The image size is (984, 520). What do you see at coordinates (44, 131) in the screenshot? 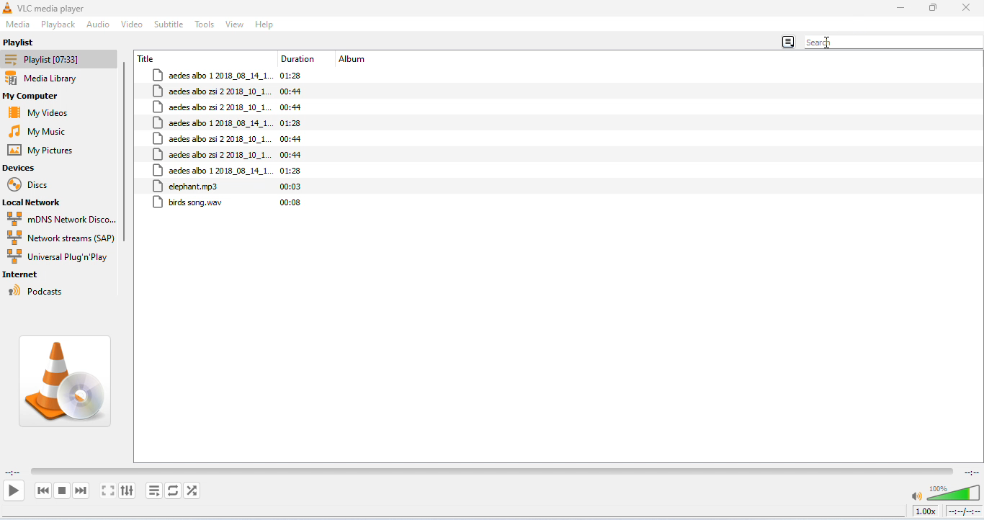
I see `my music` at bounding box center [44, 131].